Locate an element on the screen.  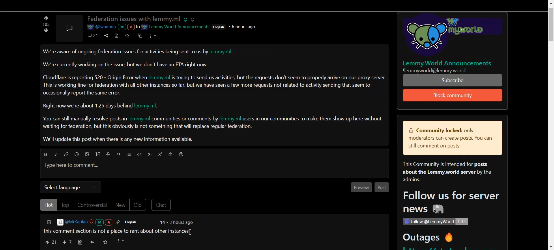
Hyperlink is located at coordinates (66, 154).